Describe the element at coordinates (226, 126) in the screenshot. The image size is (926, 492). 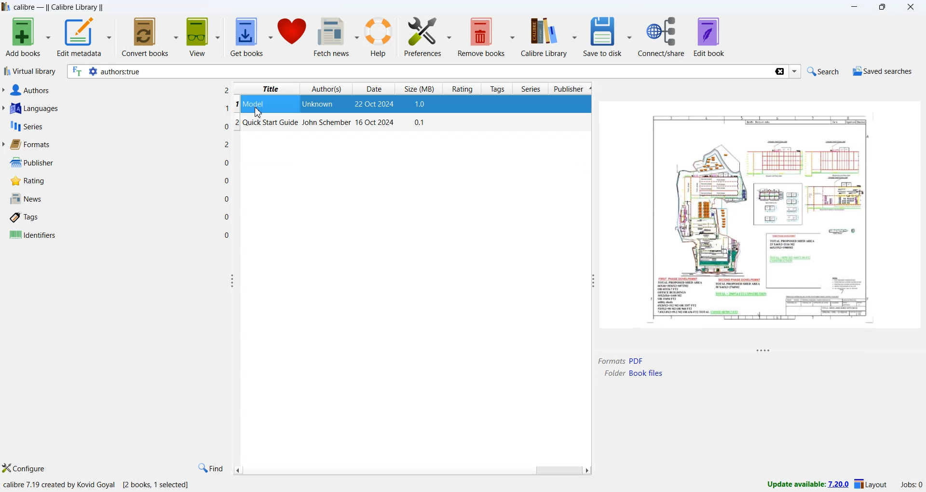
I see `0` at that location.